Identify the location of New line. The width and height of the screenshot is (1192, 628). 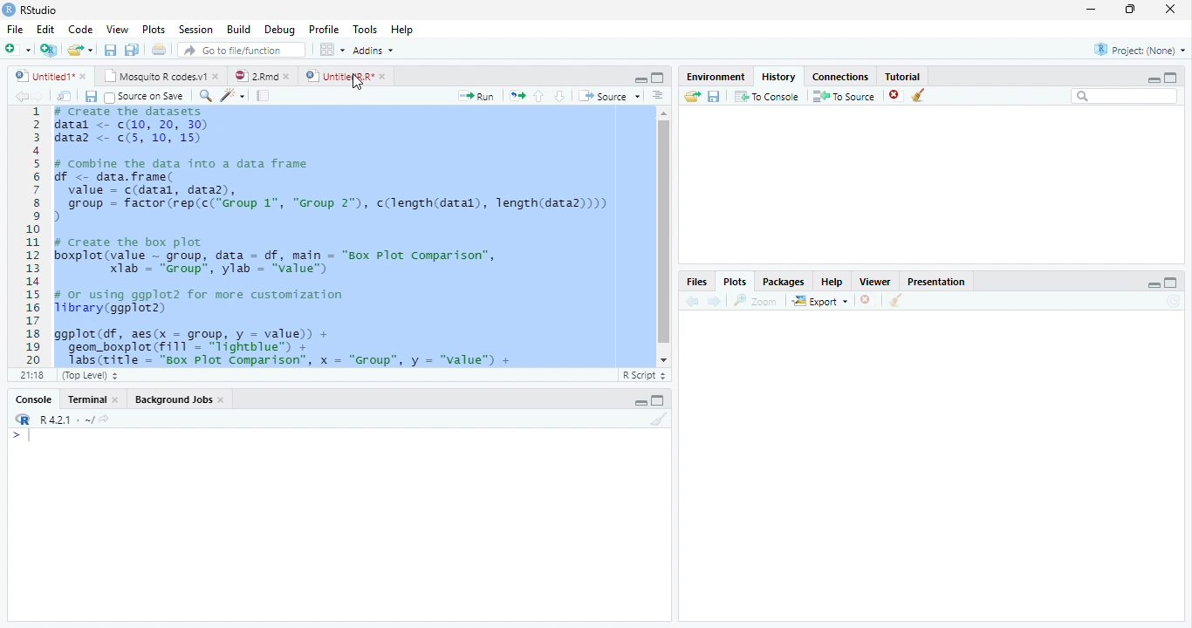
(21, 436).